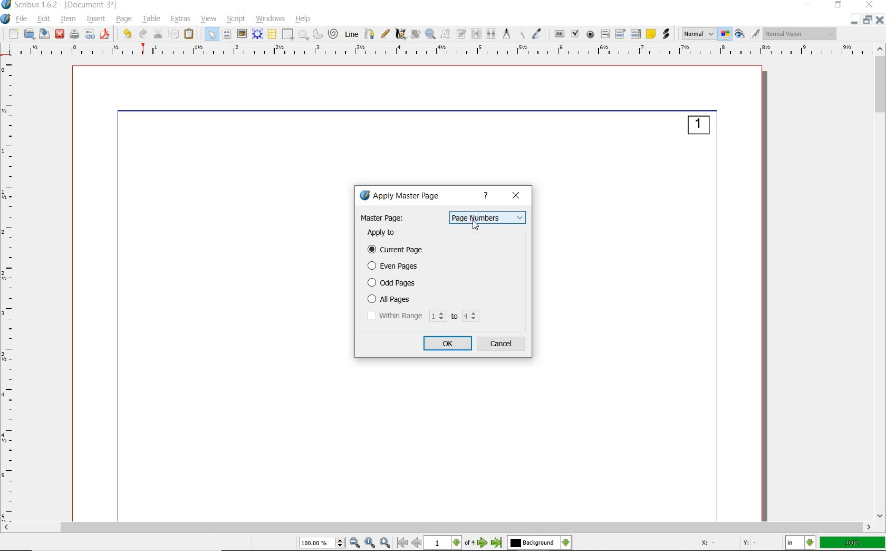 Image resolution: width=886 pixels, height=551 pixels. I want to click on all pages, so click(403, 299).